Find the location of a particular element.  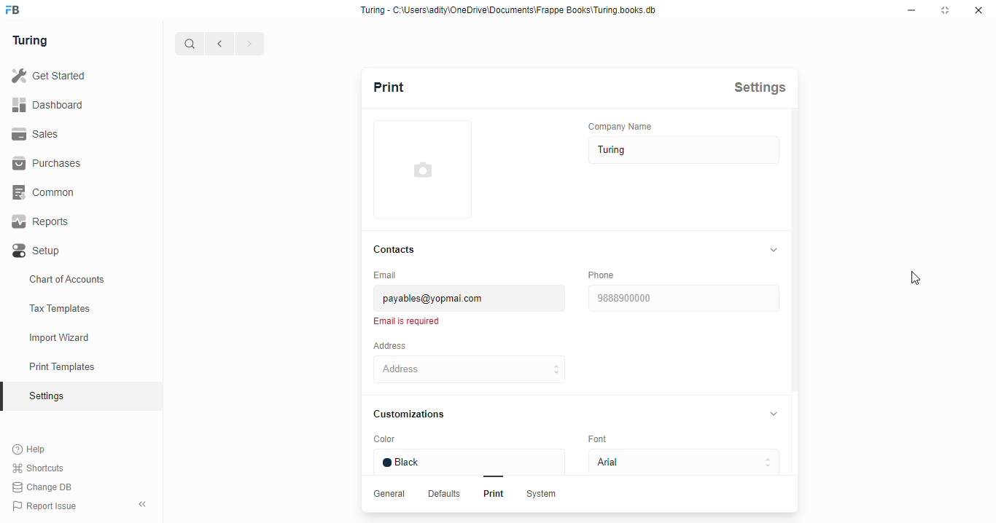

payables@yopmai.com is located at coordinates (472, 299).